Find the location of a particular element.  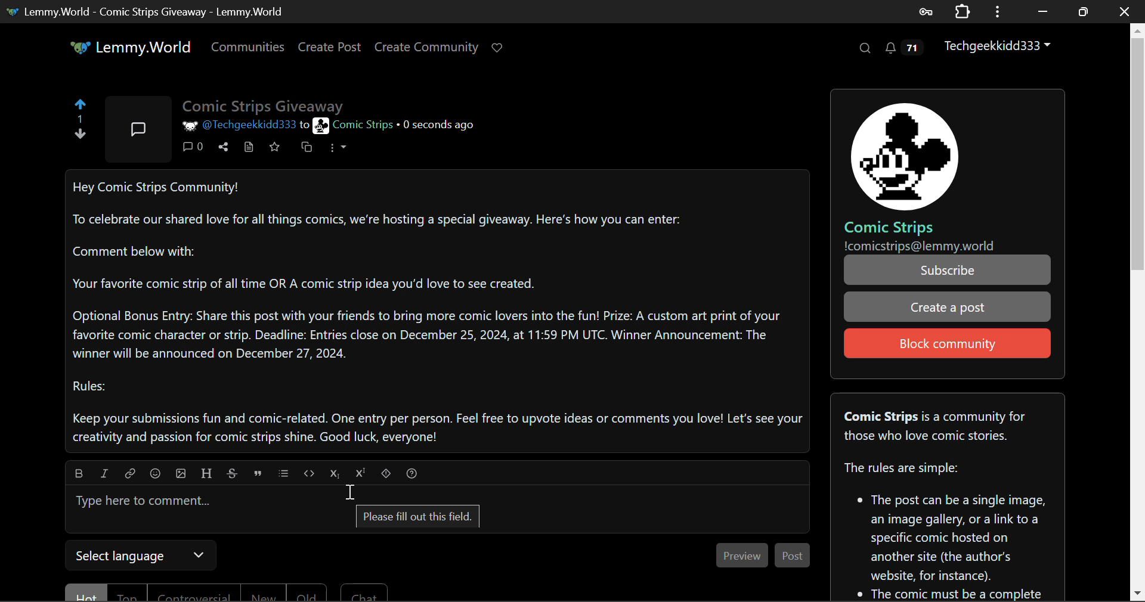

!comicstrips@lemmy.world is located at coordinates (917, 245).